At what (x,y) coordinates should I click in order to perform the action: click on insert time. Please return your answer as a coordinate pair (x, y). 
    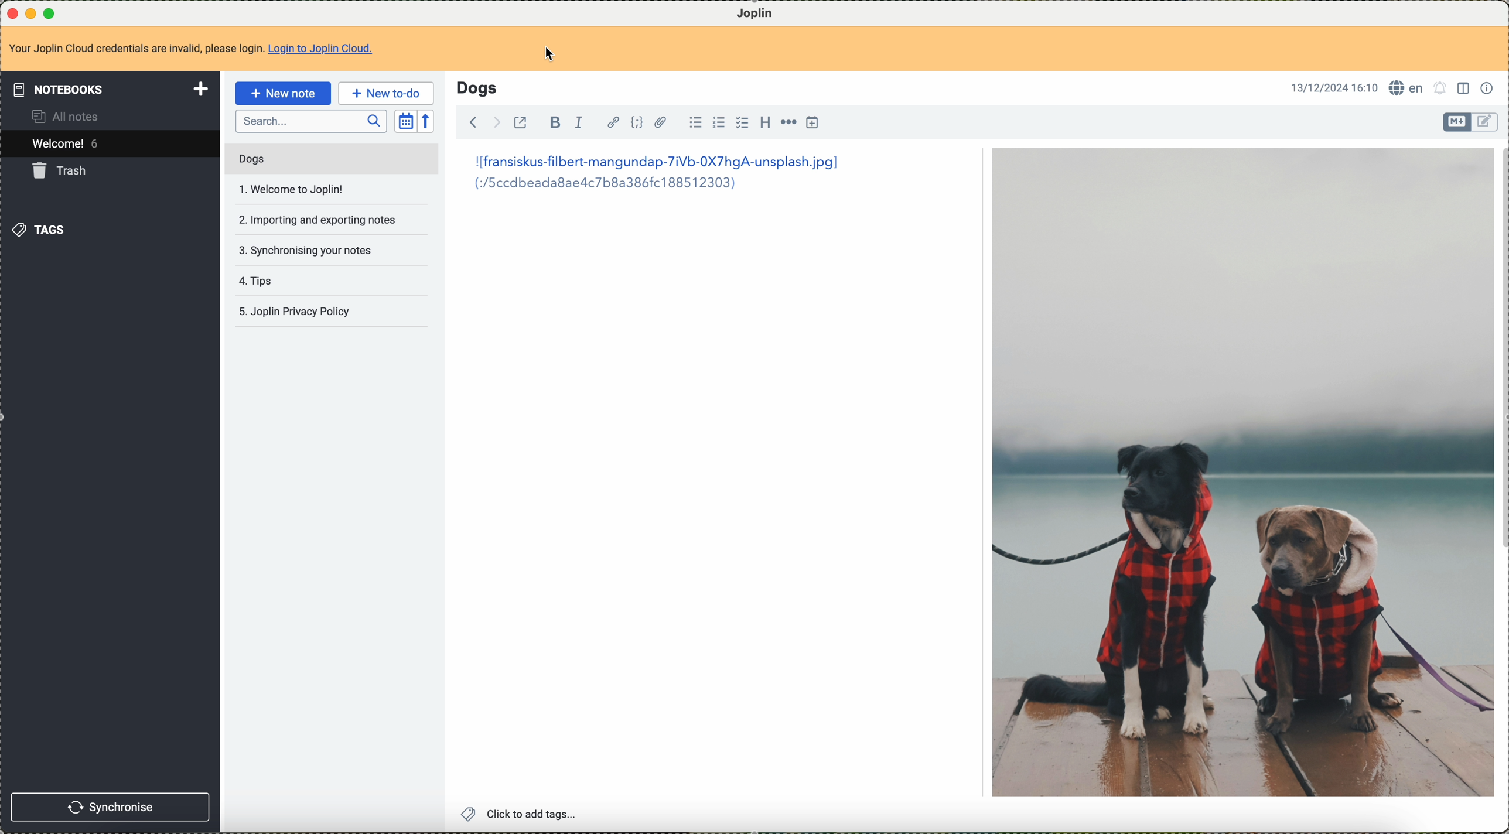
    Looking at the image, I should click on (813, 123).